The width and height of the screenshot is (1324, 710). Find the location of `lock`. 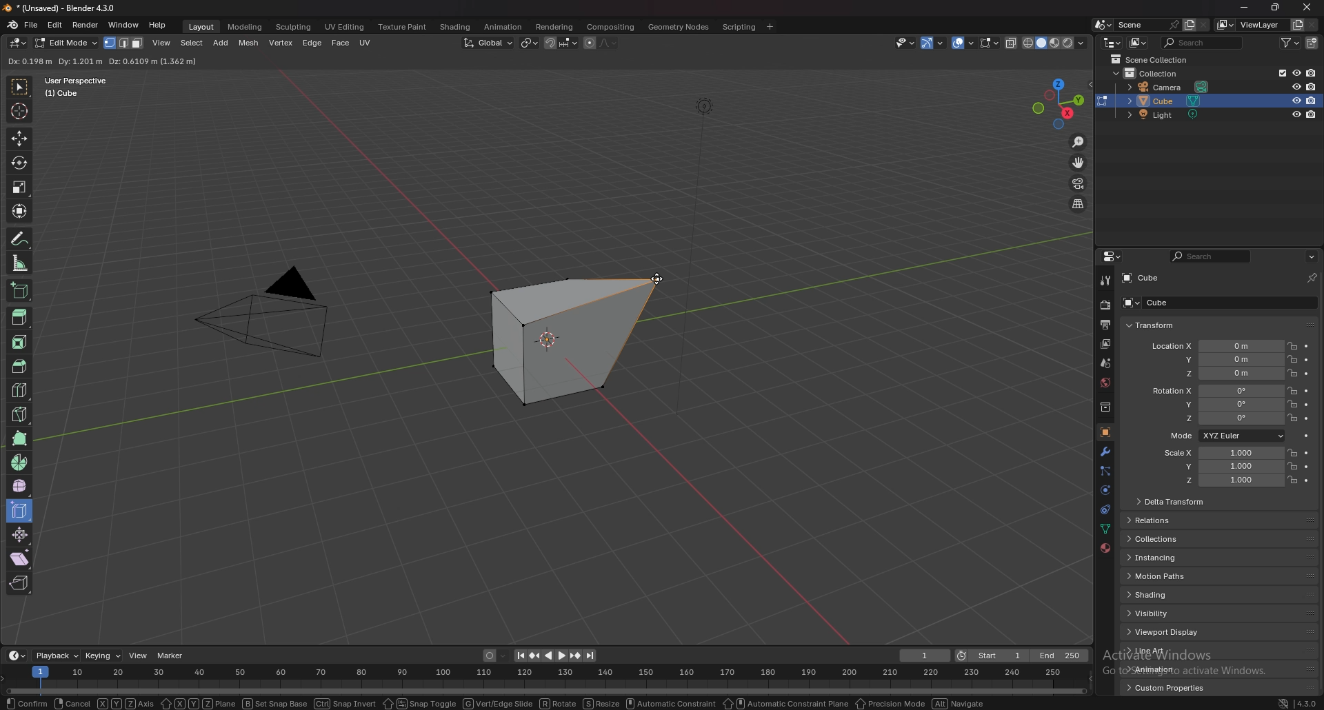

lock is located at coordinates (1293, 360).